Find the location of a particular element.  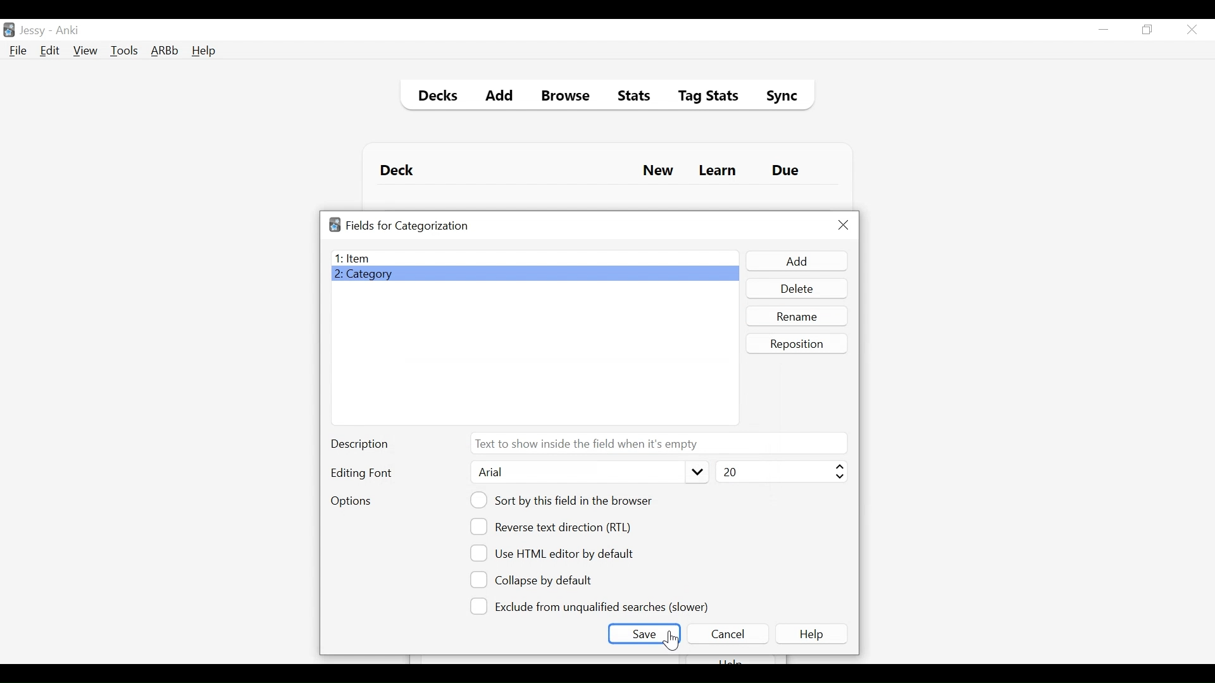

(un)select Sort by this field in the browser is located at coordinates (563, 500).